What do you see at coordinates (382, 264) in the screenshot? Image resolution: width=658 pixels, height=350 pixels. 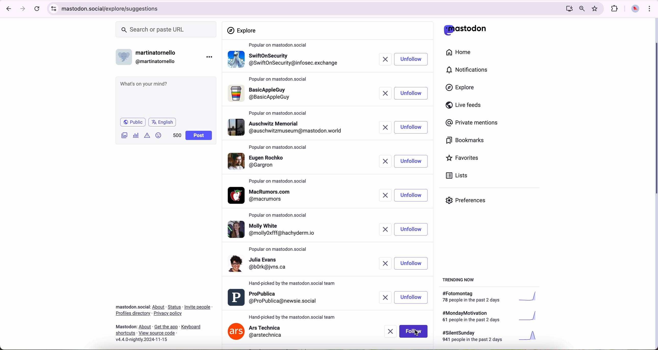 I see `remove` at bounding box center [382, 264].